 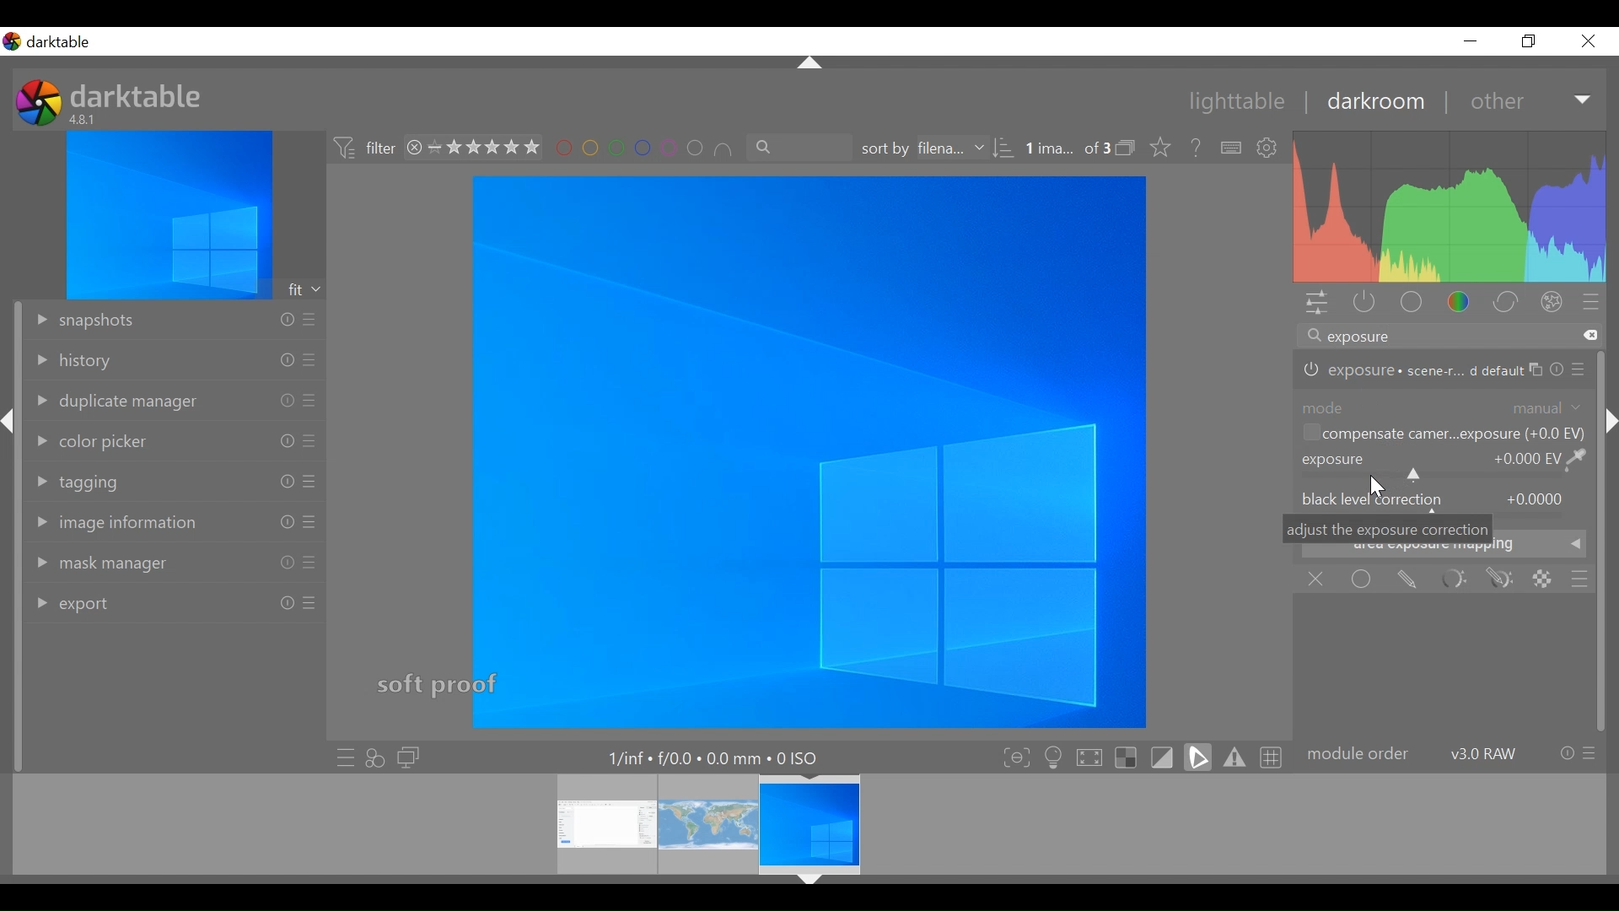 What do you see at coordinates (1162, 755) in the screenshot?
I see `toggle softproofing` at bounding box center [1162, 755].